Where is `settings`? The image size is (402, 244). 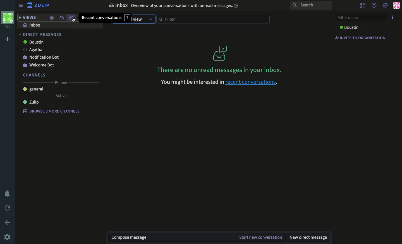 settings is located at coordinates (7, 237).